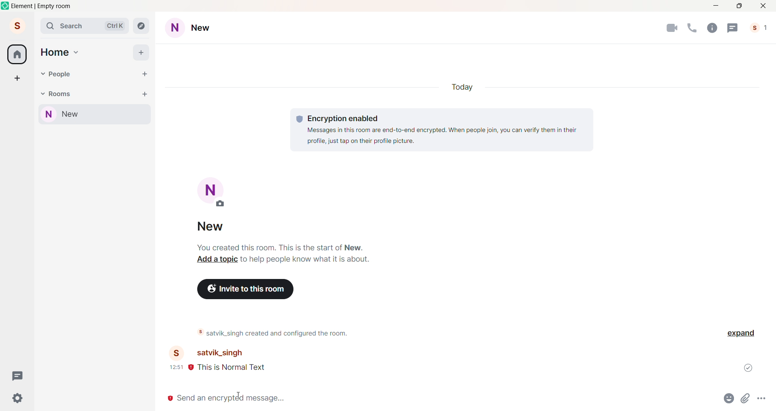  Describe the element at coordinates (239, 396) in the screenshot. I see `cursor` at that location.